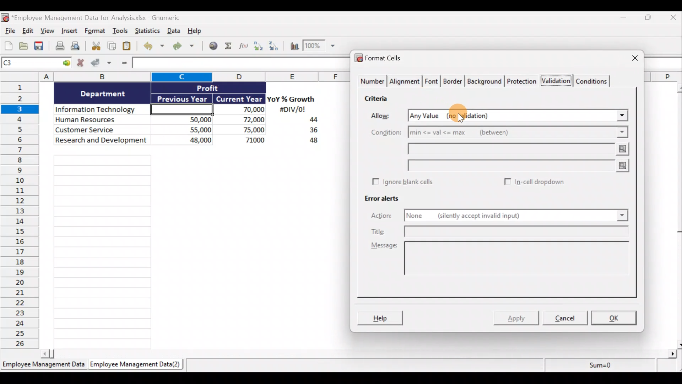 The image size is (682, 384). Describe the element at coordinates (519, 149) in the screenshot. I see `Min value` at that location.